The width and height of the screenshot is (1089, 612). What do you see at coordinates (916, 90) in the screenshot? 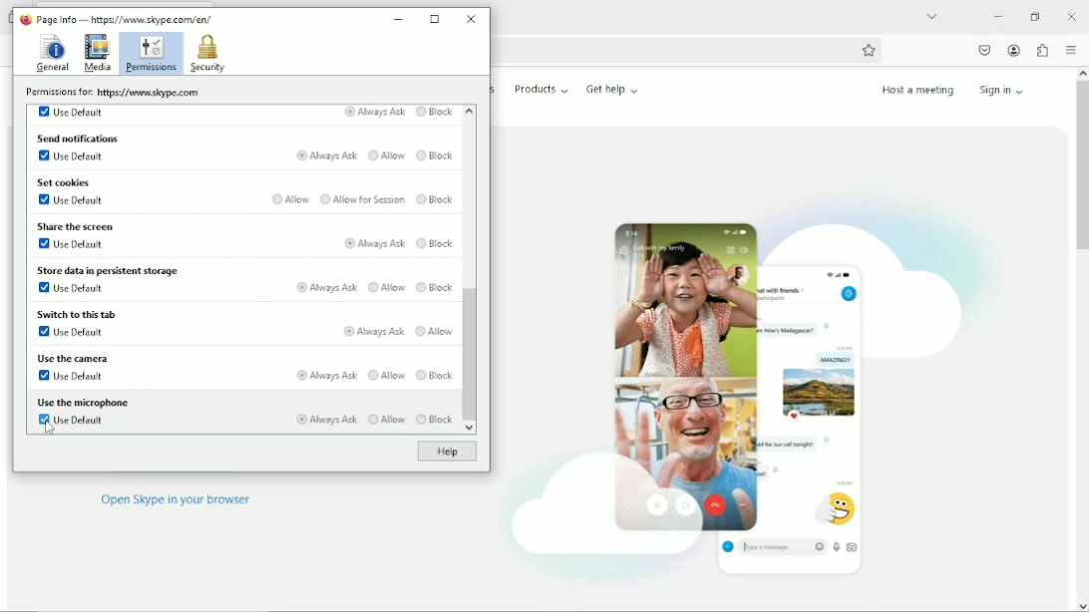
I see `Host a meeting` at bounding box center [916, 90].